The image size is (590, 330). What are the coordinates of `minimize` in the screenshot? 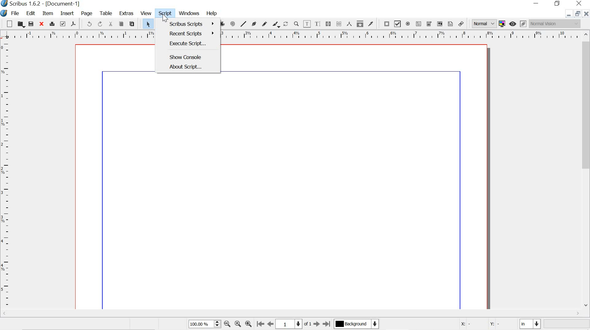 It's located at (568, 15).